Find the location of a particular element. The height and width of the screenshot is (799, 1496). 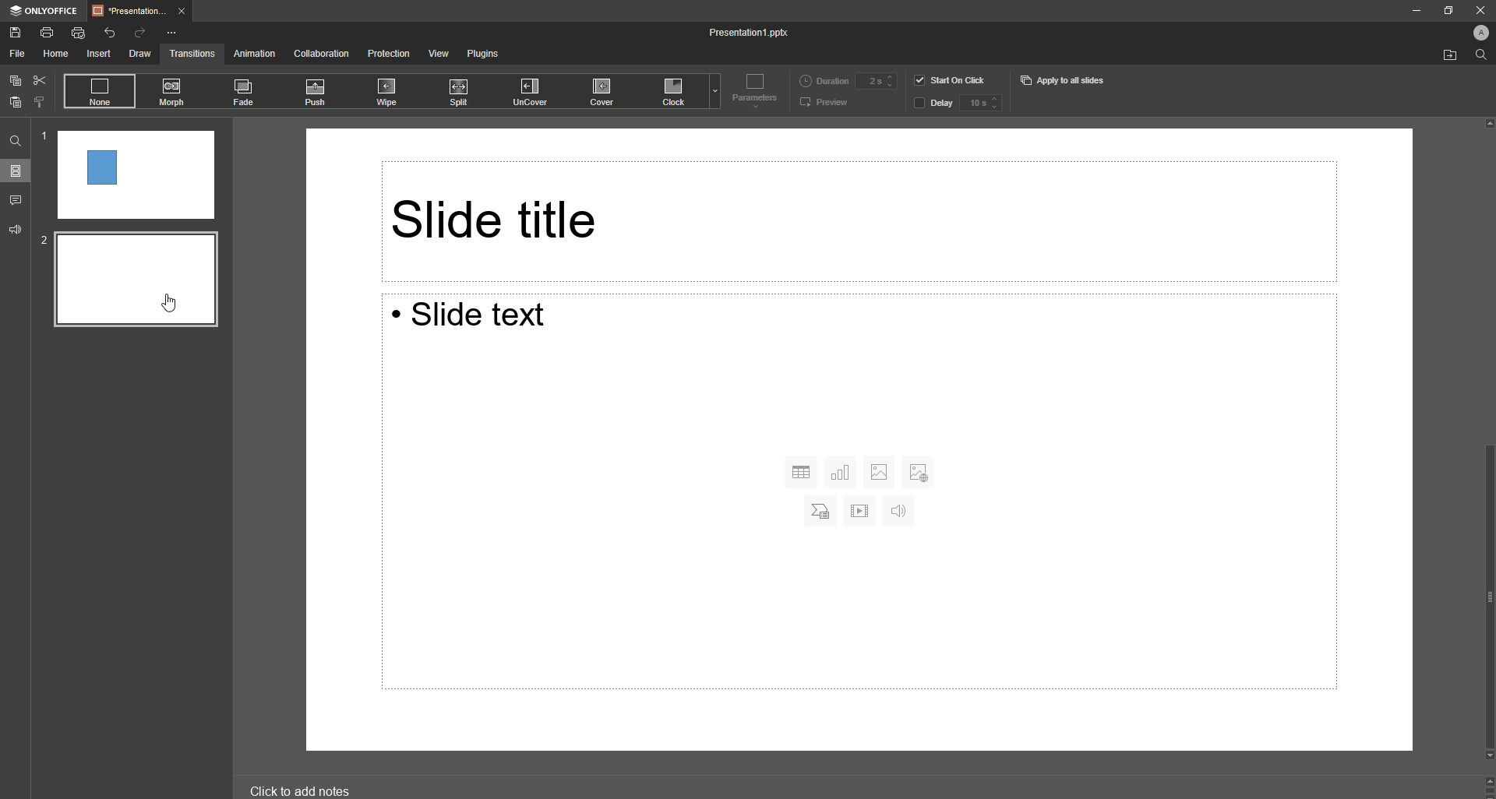

Cover is located at coordinates (594, 93).